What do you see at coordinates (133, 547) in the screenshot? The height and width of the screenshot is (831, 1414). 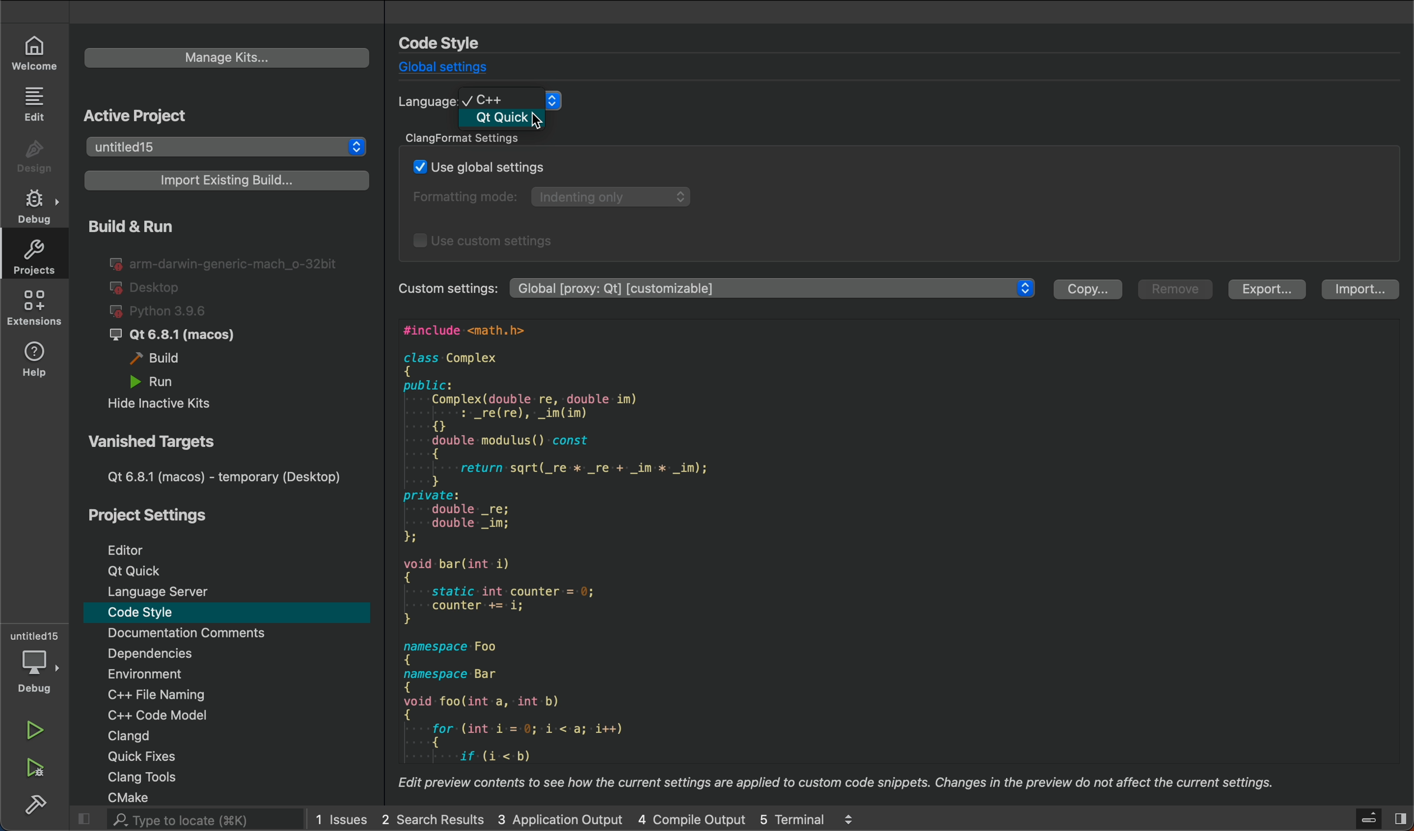 I see `editor` at bounding box center [133, 547].